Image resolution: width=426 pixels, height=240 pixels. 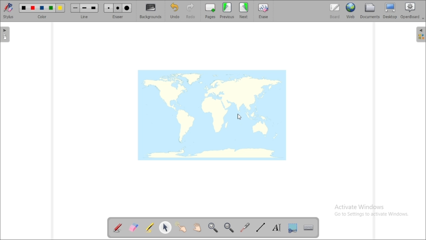 I want to click on erase, so click(x=264, y=11).